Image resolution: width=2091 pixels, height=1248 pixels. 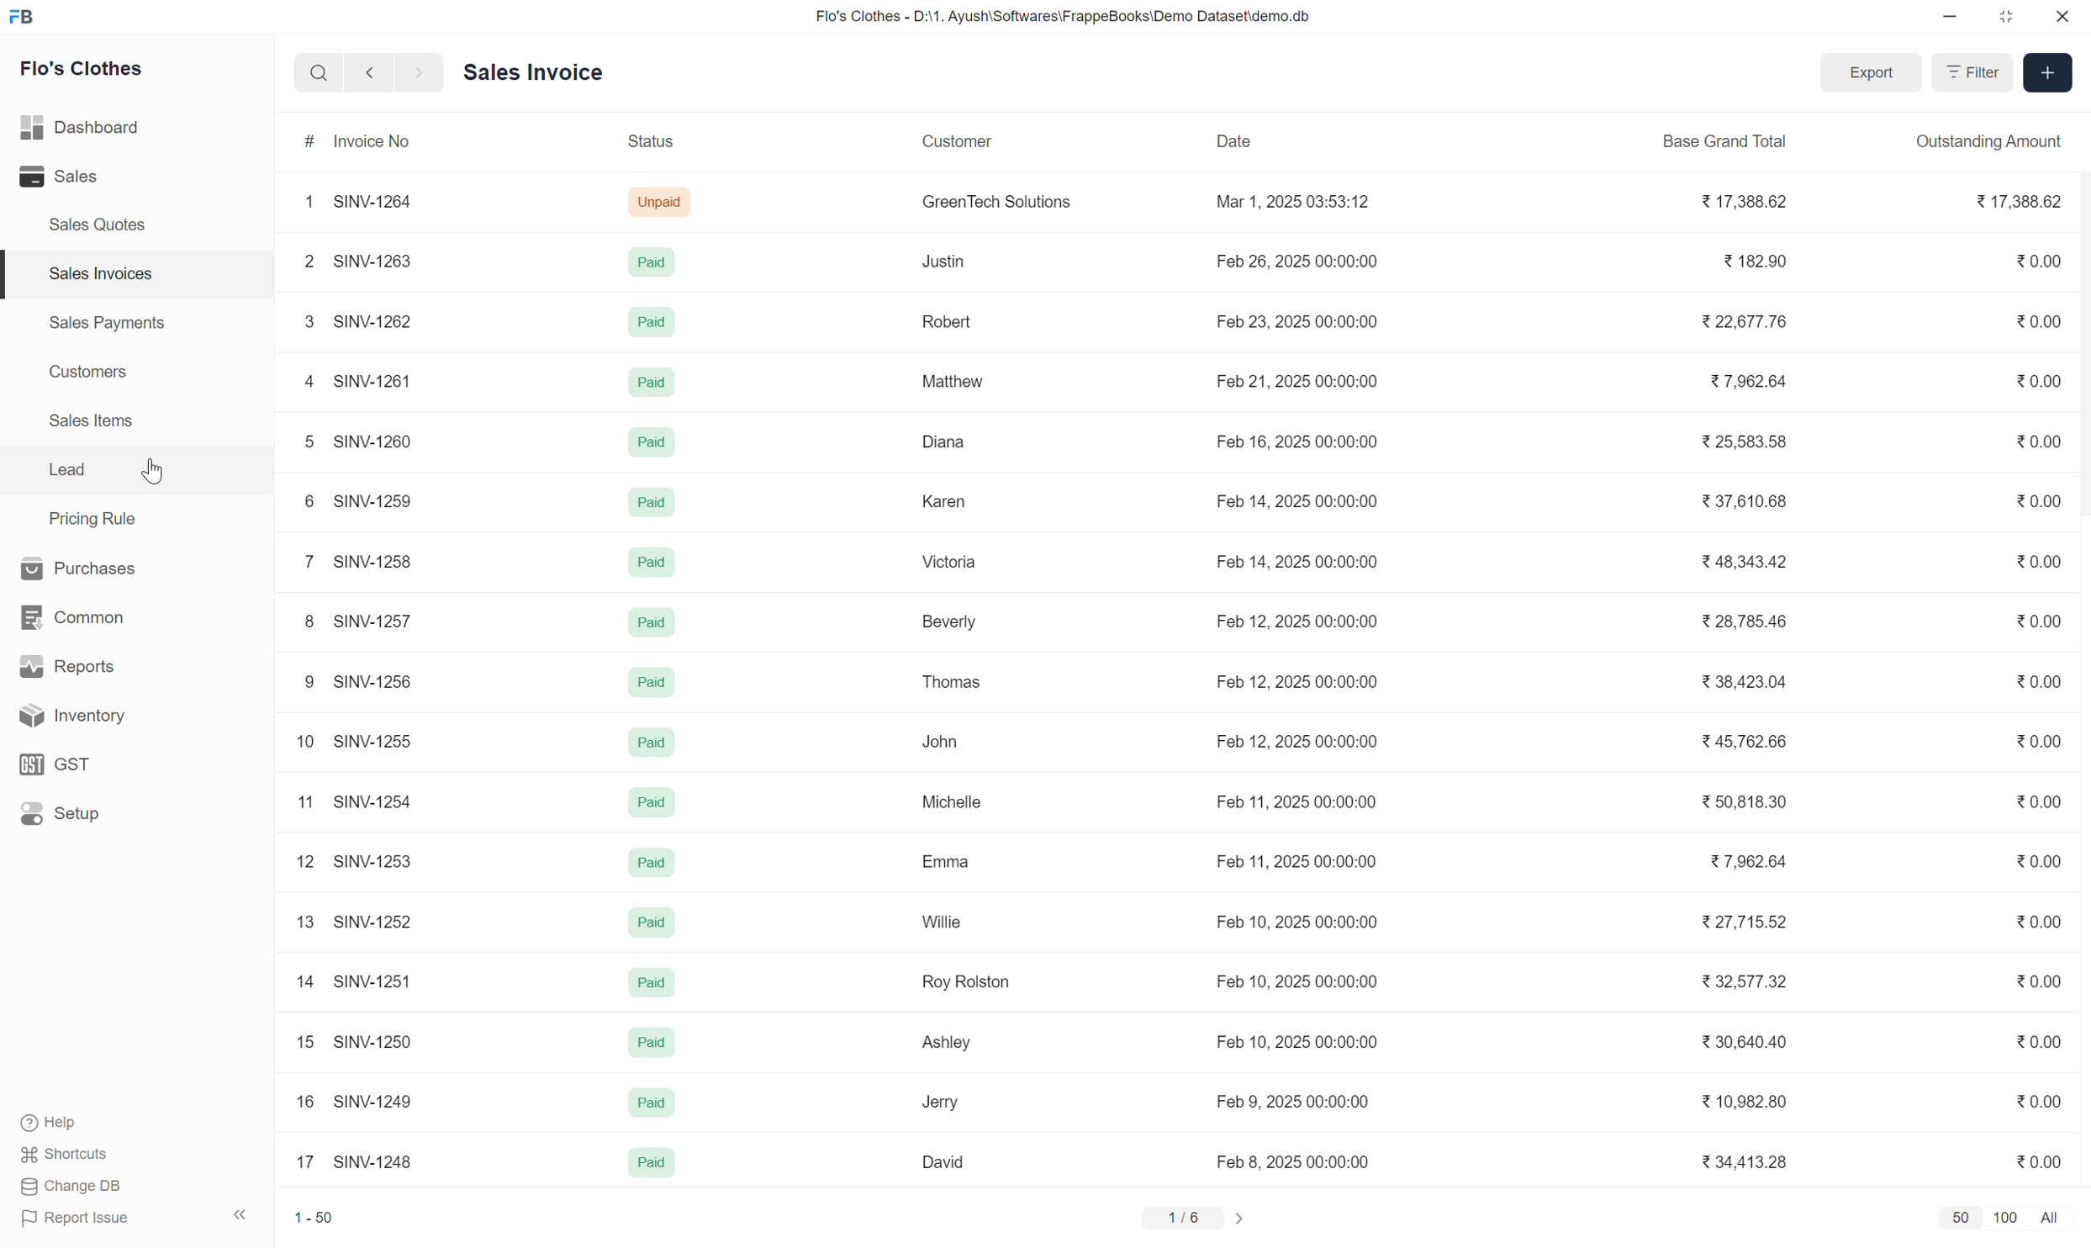 I want to click on GST, so click(x=58, y=765).